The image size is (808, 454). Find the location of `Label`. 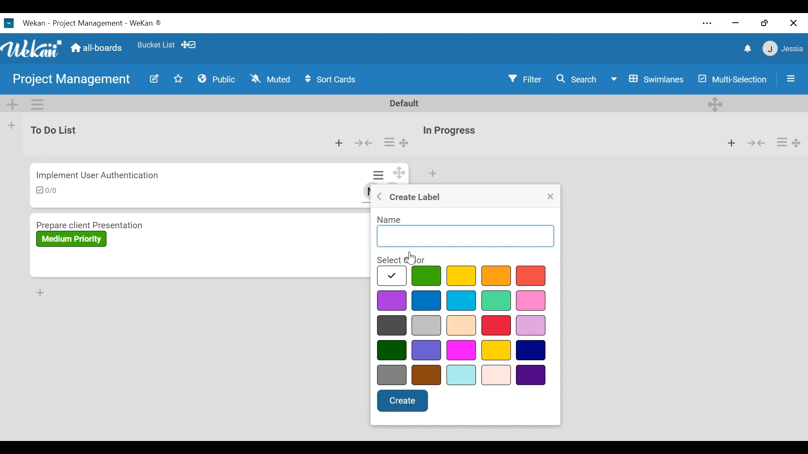

Label is located at coordinates (72, 239).